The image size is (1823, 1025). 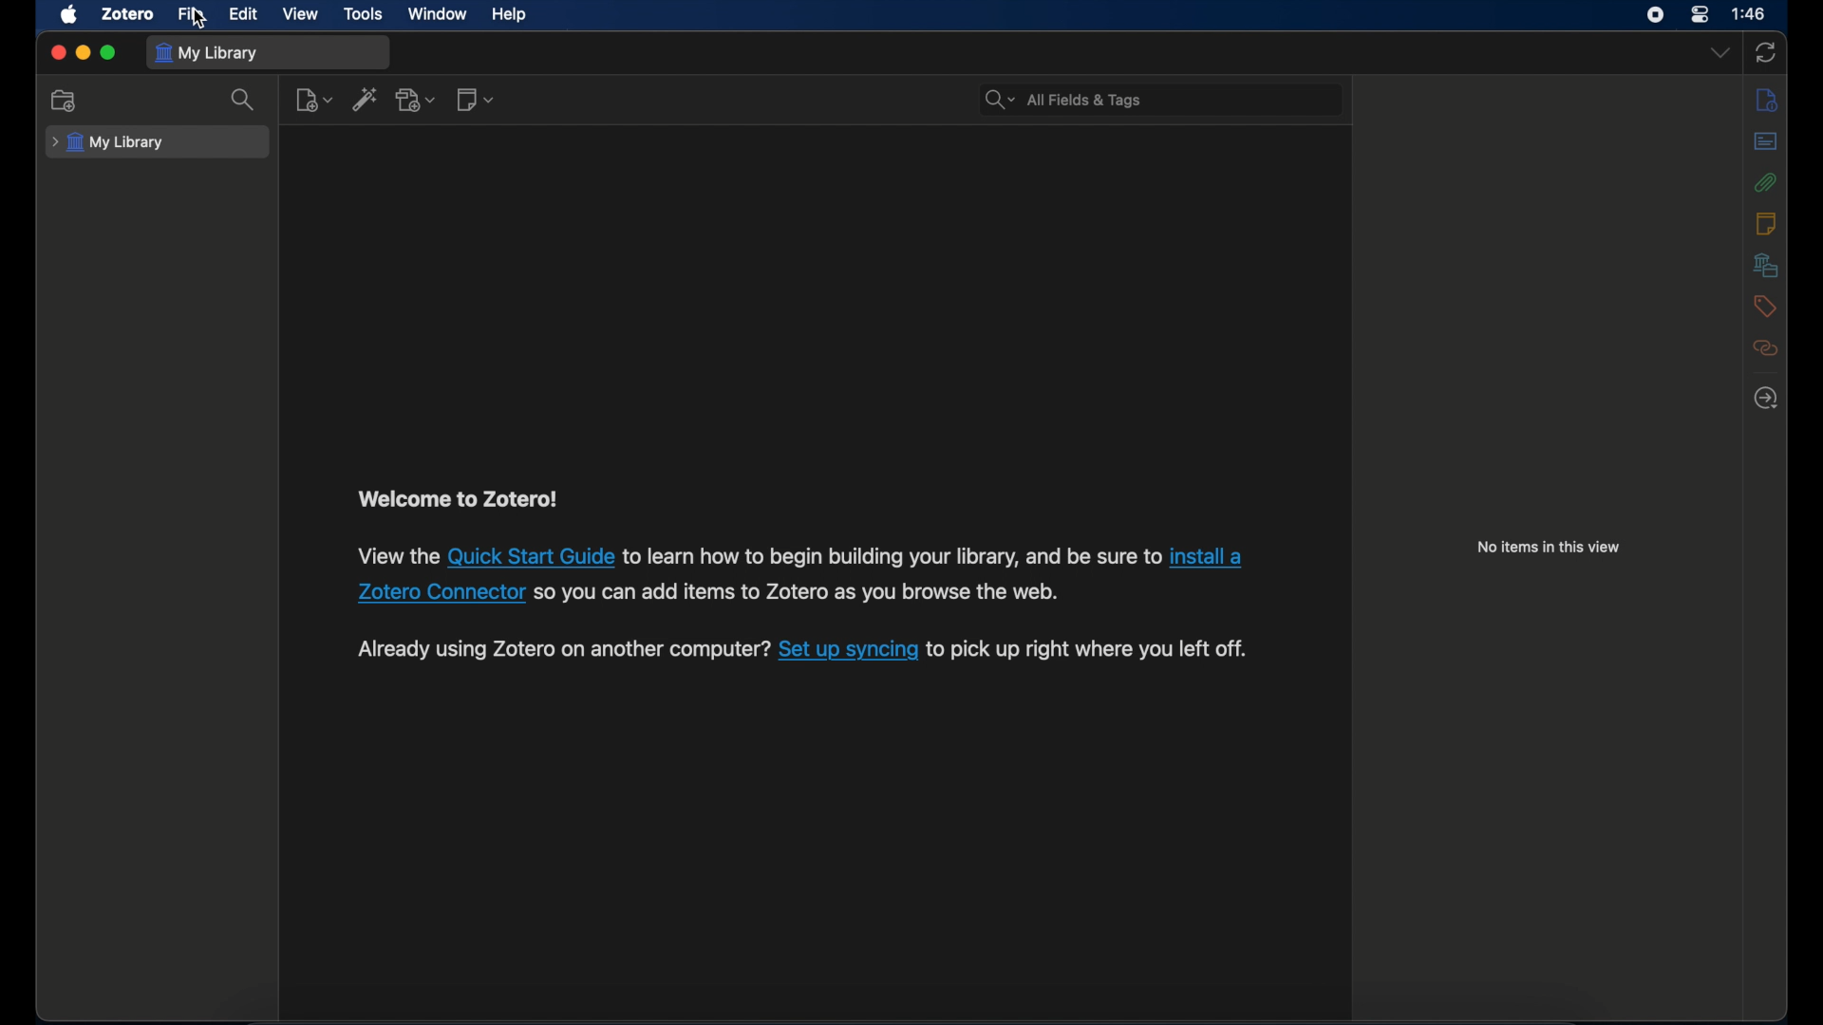 What do you see at coordinates (528, 556) in the screenshot?
I see `` at bounding box center [528, 556].